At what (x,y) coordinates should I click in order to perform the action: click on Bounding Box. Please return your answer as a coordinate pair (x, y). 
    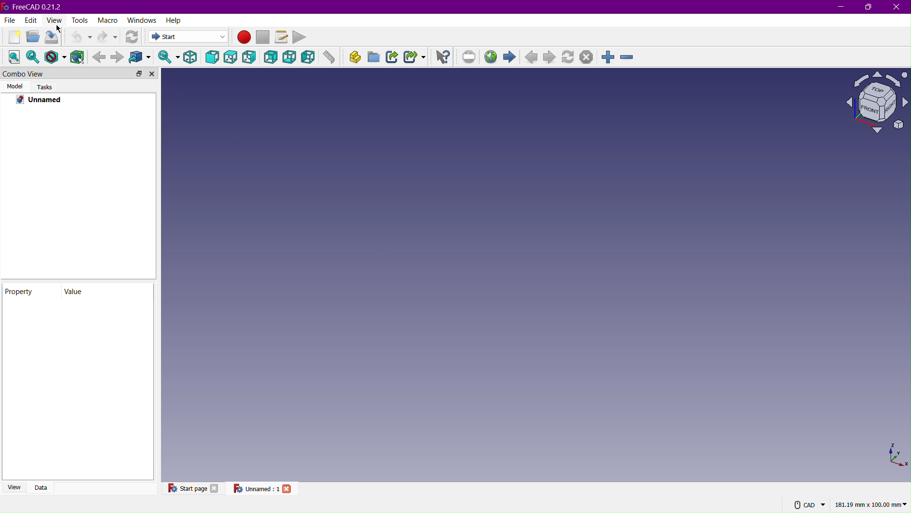
    Looking at the image, I should click on (76, 58).